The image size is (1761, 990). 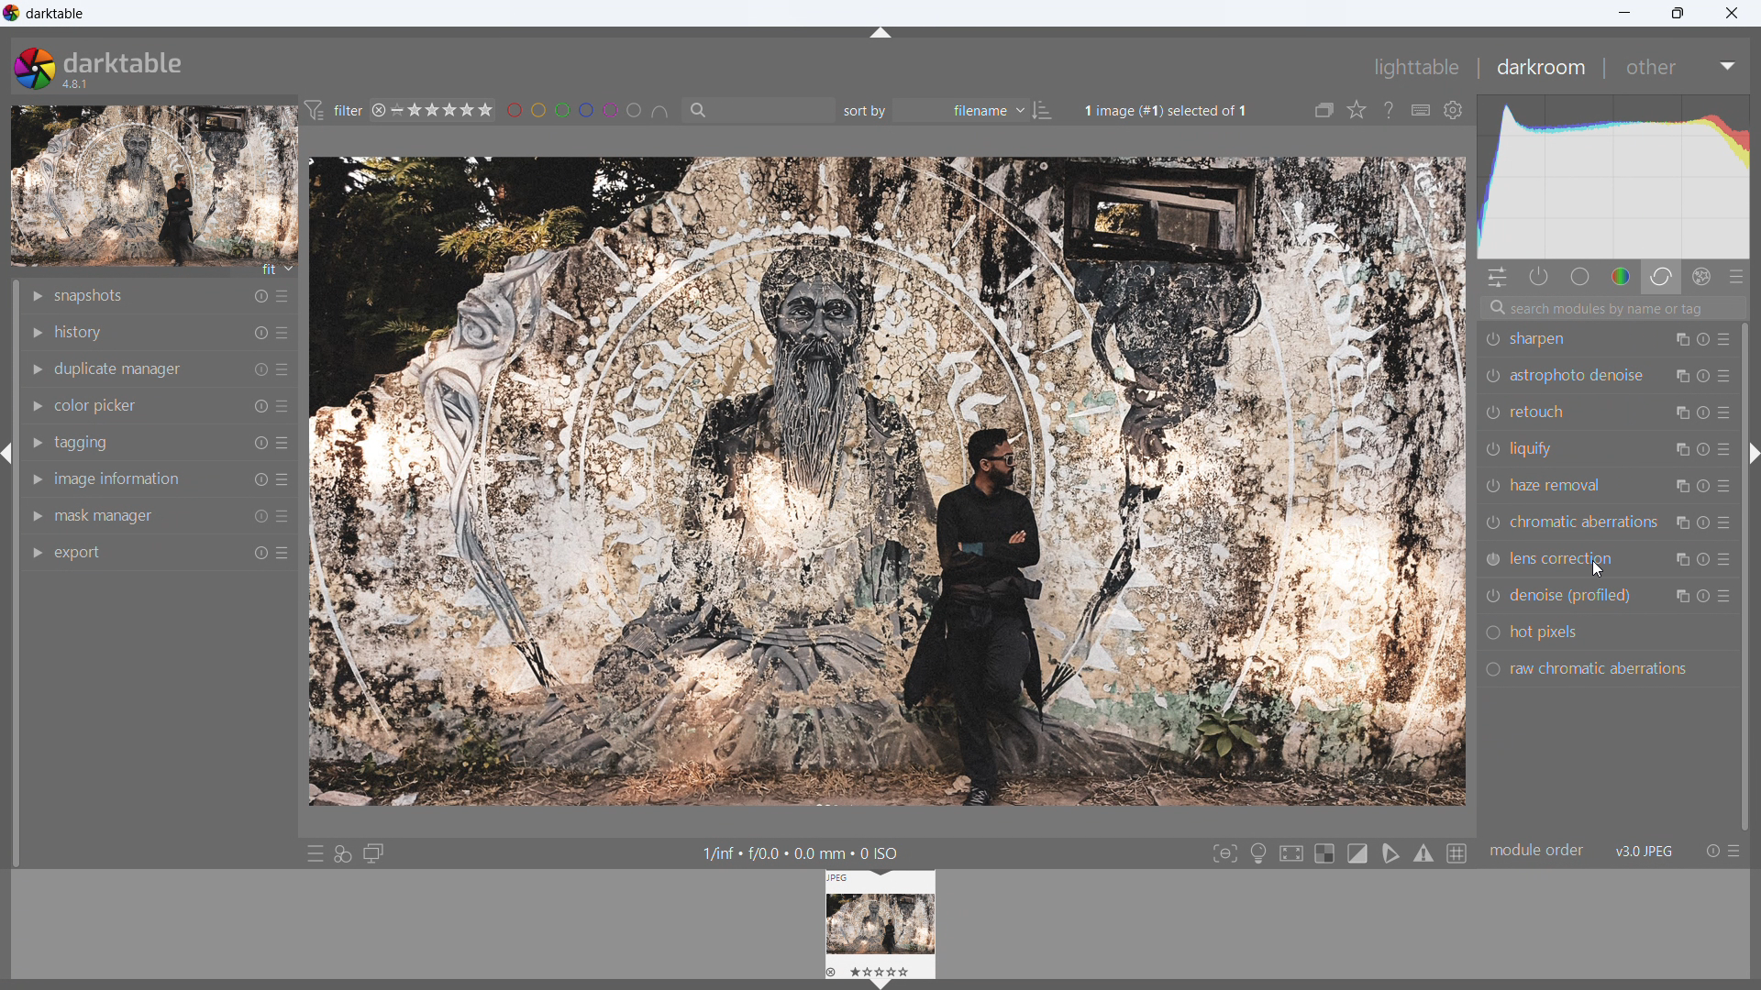 I want to click on multiple instance action, so click(x=1681, y=378).